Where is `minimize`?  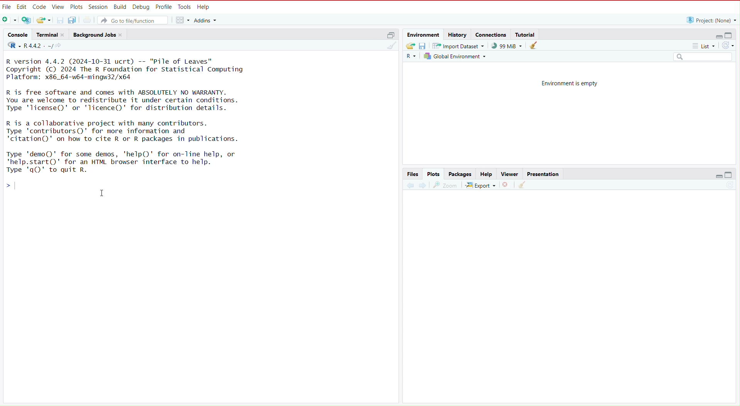
minimize is located at coordinates (716, 34).